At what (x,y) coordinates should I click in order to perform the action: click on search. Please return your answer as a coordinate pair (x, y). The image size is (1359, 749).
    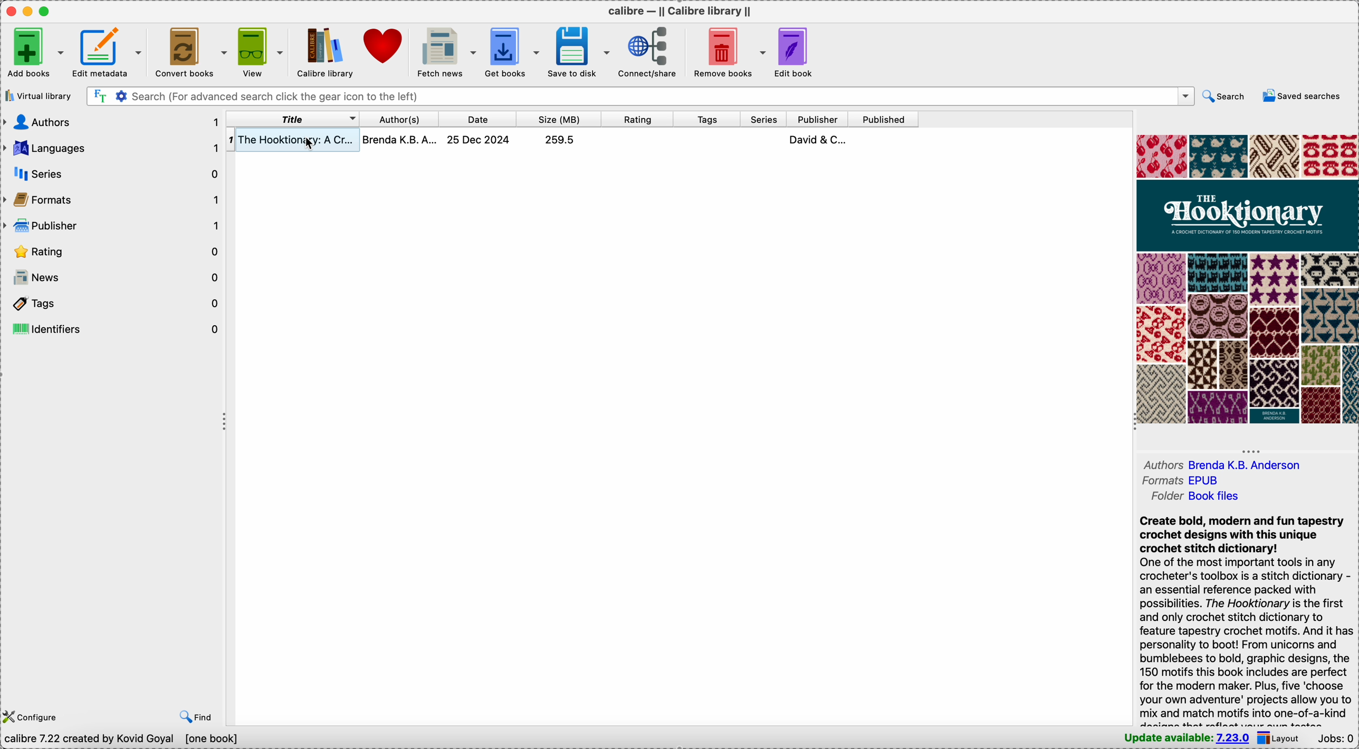
    Looking at the image, I should click on (1226, 95).